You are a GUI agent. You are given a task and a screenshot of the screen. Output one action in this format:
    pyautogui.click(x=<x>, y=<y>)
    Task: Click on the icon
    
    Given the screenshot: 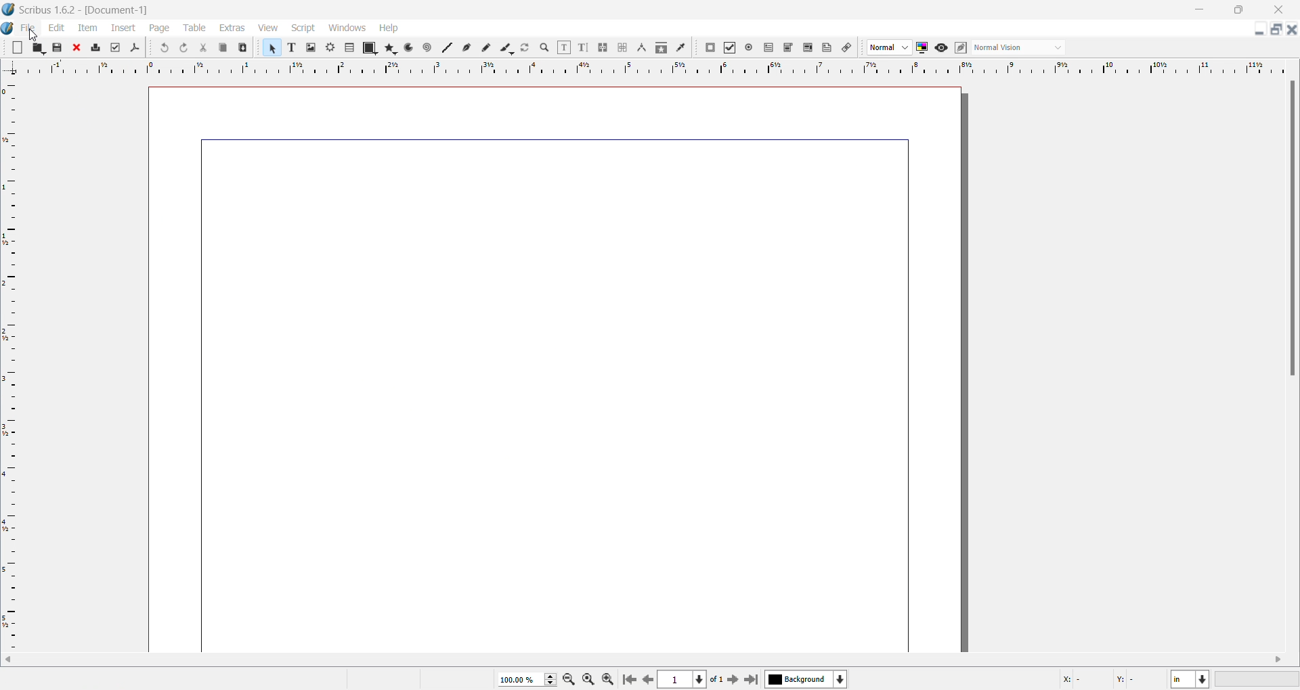 What is the action you would take?
    pyautogui.click(x=370, y=46)
    